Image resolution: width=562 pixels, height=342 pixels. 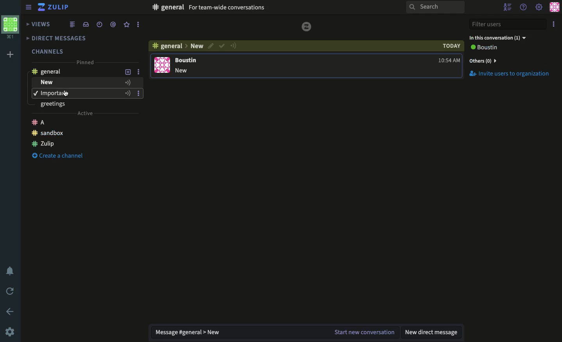 I want to click on View all users, so click(x=490, y=48).